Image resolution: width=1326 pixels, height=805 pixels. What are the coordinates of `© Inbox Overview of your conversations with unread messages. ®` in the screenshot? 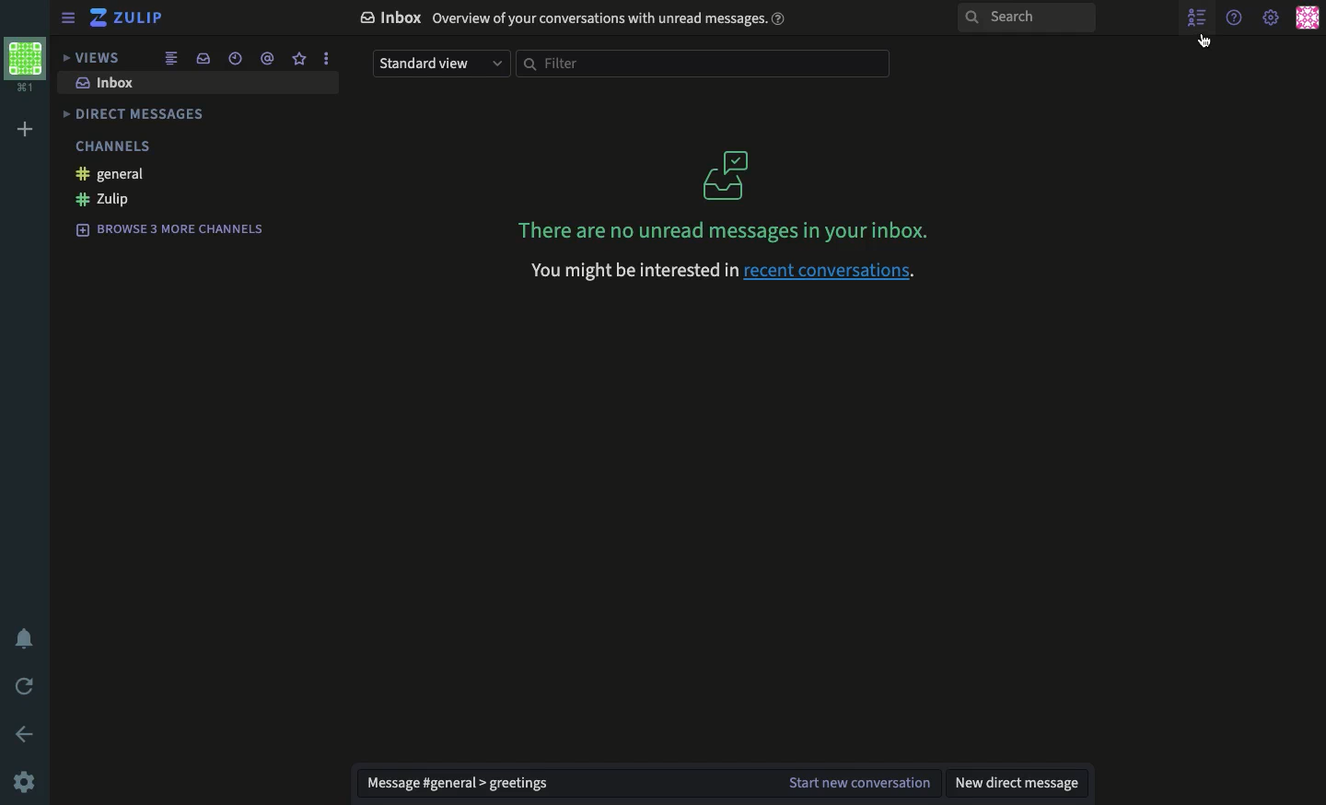 It's located at (575, 19).